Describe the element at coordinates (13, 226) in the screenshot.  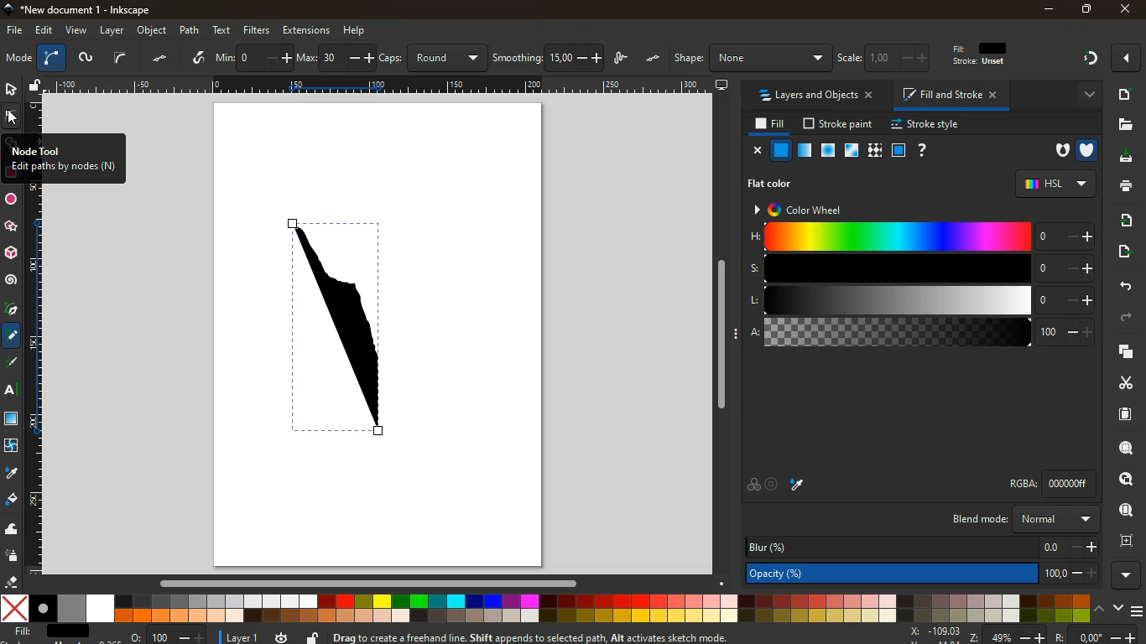
I see `star` at that location.